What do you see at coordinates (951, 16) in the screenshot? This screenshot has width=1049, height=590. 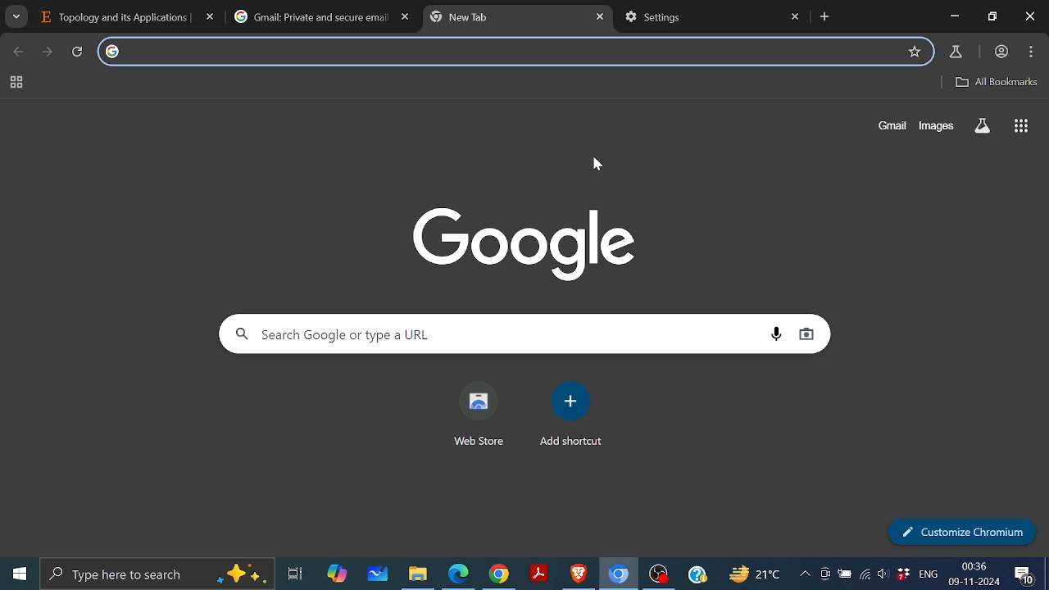 I see `Minimize` at bounding box center [951, 16].